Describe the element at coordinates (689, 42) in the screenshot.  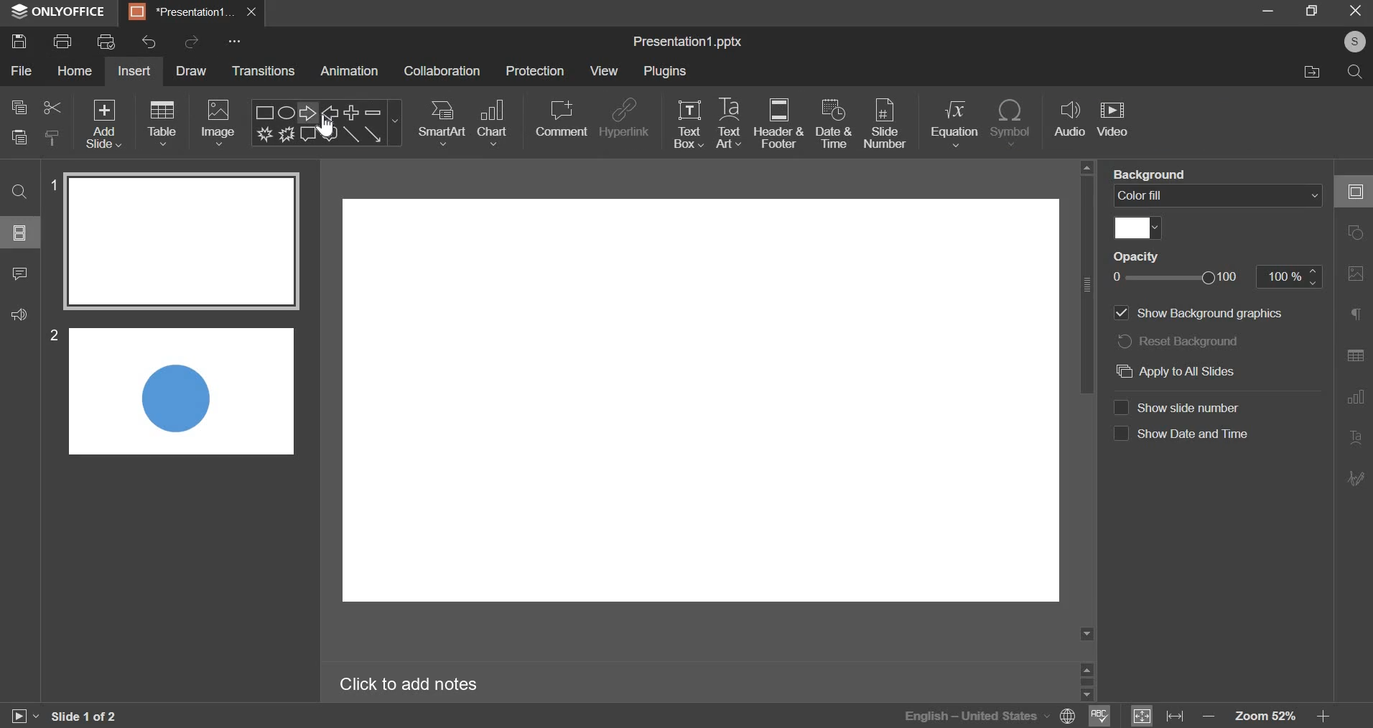
I see `presentation name` at that location.